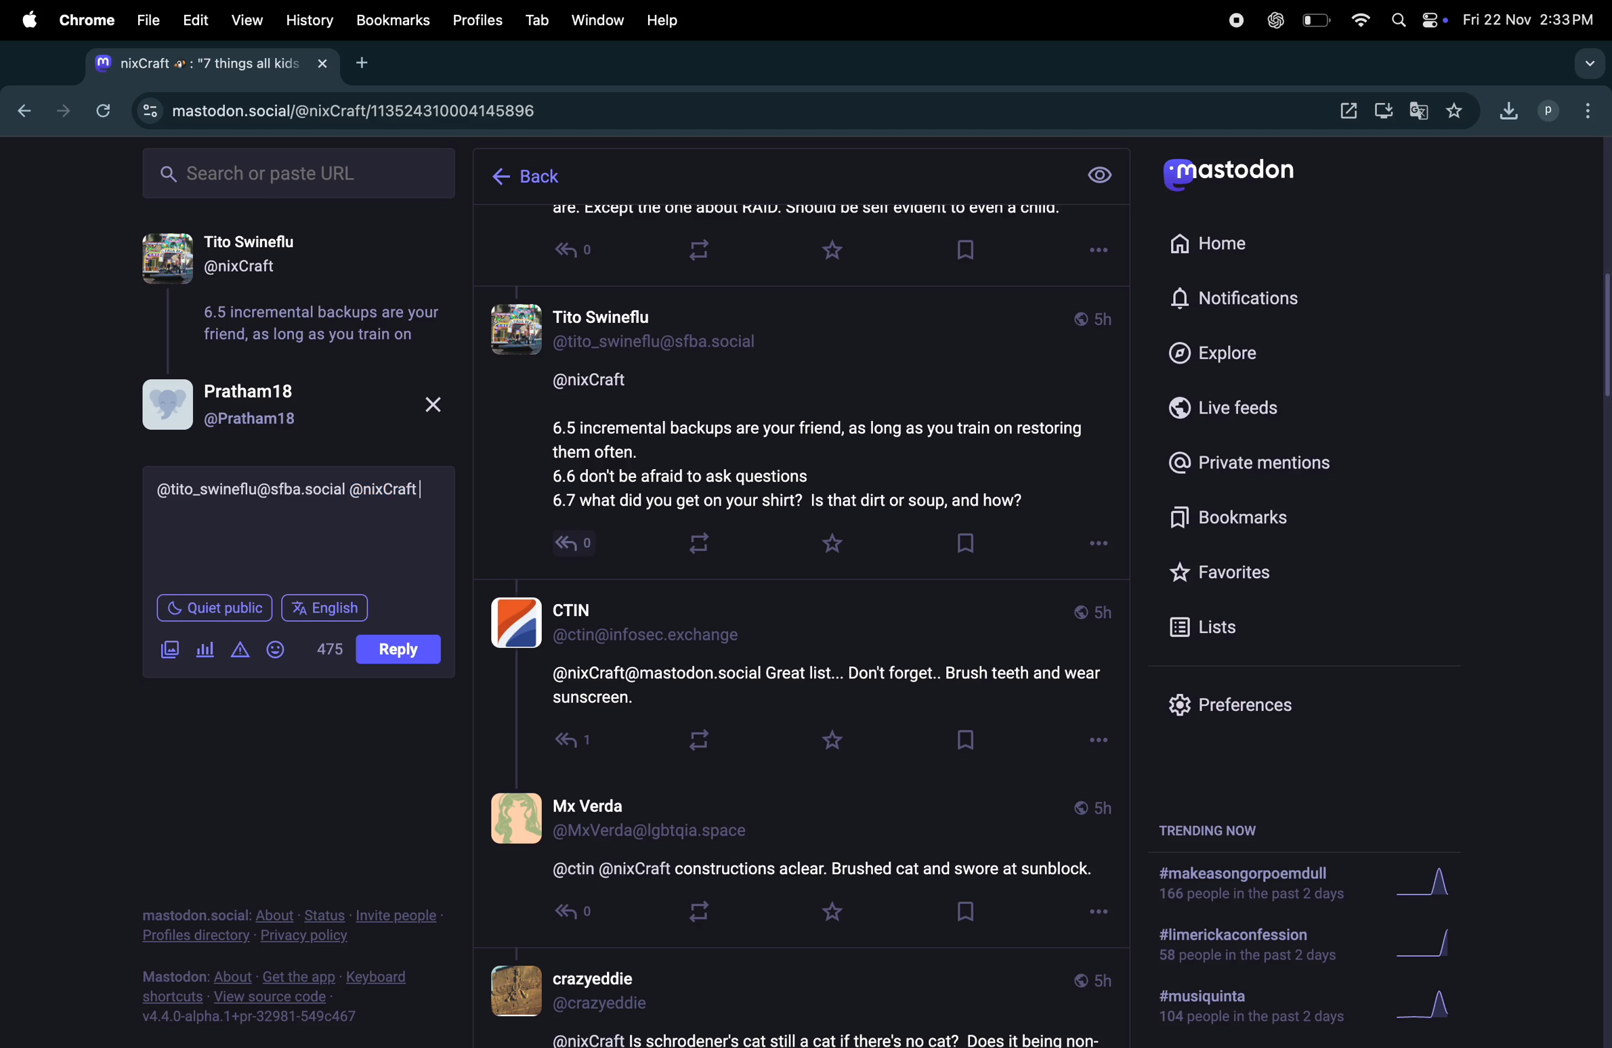  Describe the element at coordinates (1241, 705) in the screenshot. I see `prefrences` at that location.